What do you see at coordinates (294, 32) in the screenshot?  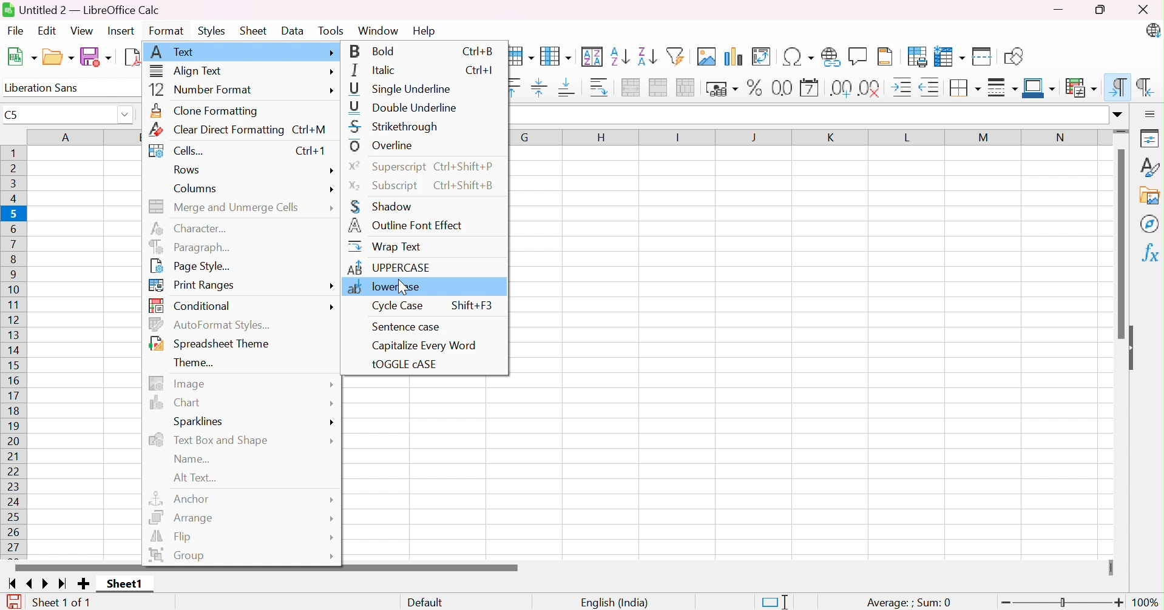 I see `Data` at bounding box center [294, 32].